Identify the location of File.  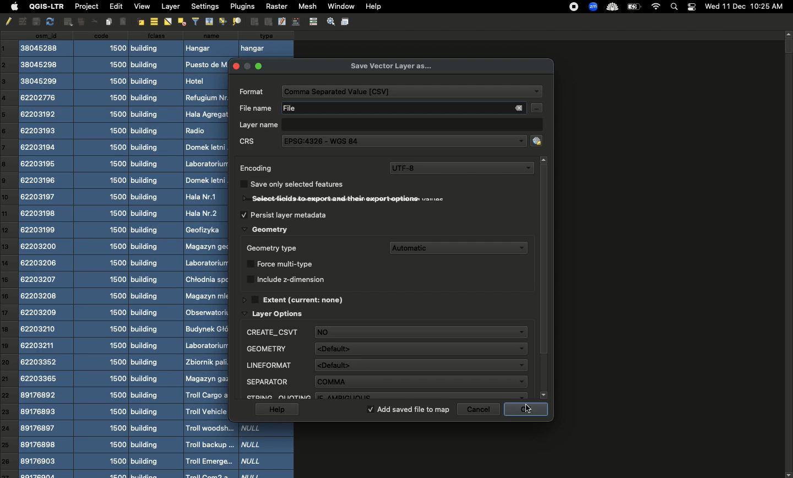
(406, 108).